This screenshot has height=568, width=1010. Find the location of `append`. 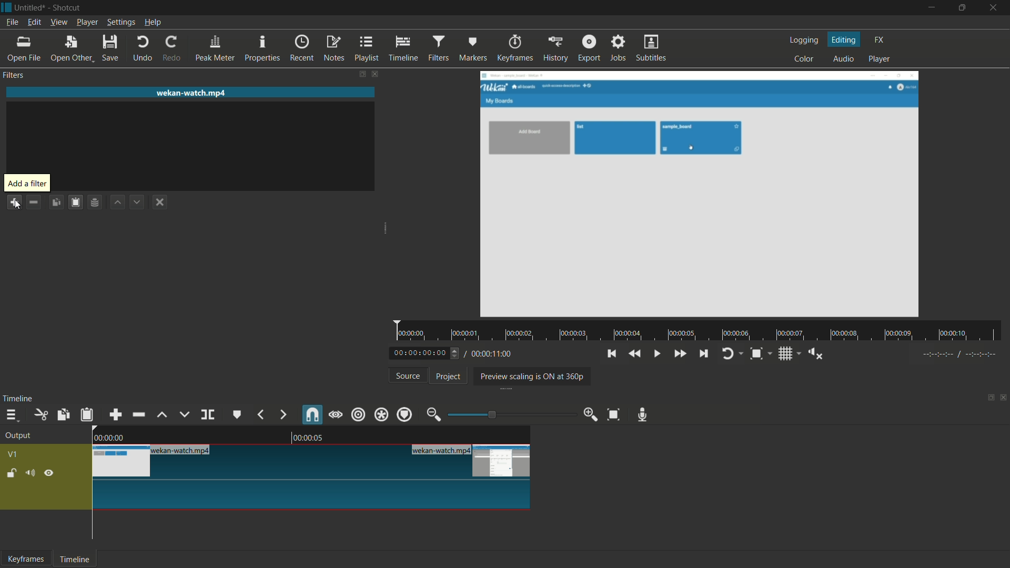

append is located at coordinates (116, 415).